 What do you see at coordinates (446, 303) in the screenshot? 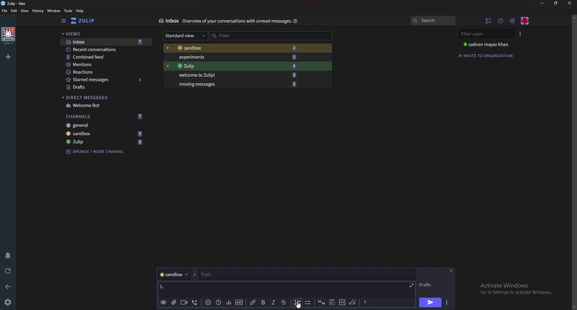
I see `Send options` at bounding box center [446, 303].